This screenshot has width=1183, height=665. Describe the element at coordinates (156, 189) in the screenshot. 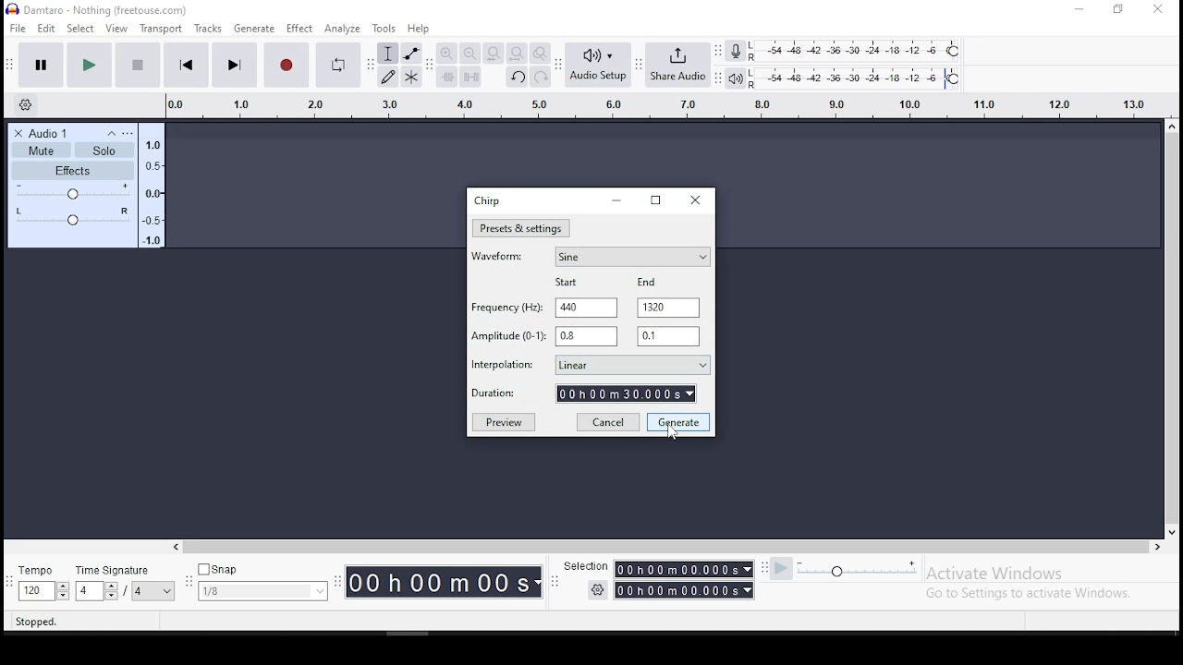

I see `scale` at that location.